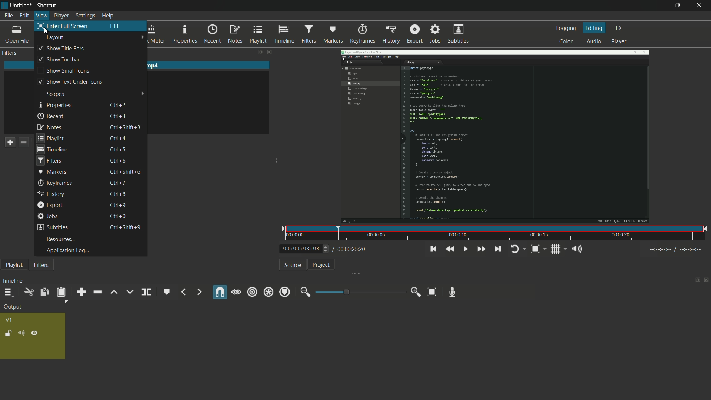 This screenshot has width=711, height=400. I want to click on show text under icons, so click(72, 82).